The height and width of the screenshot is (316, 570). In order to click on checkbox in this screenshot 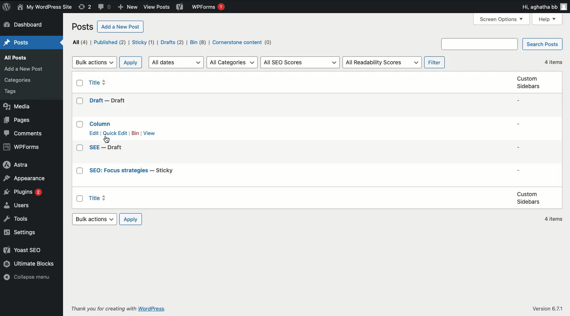, I will do `click(80, 148)`.